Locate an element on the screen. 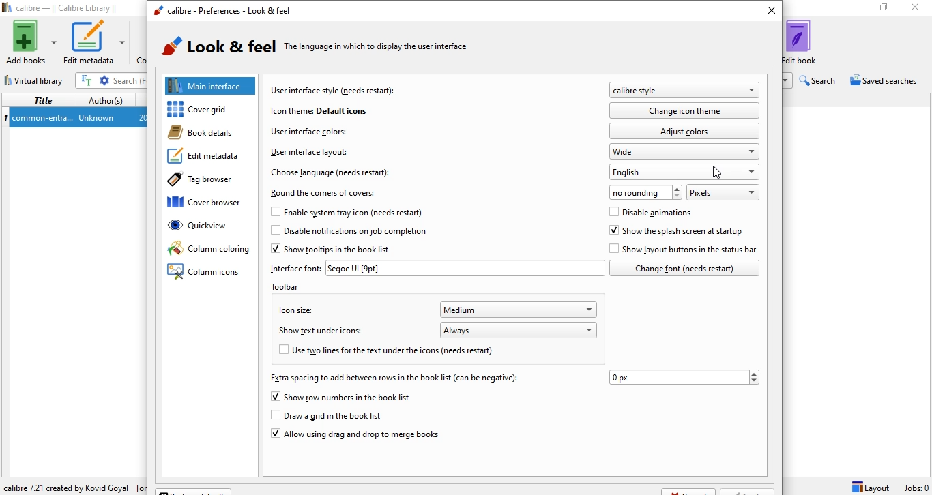 The height and width of the screenshot is (495, 932). disable animations is located at coordinates (651, 213).